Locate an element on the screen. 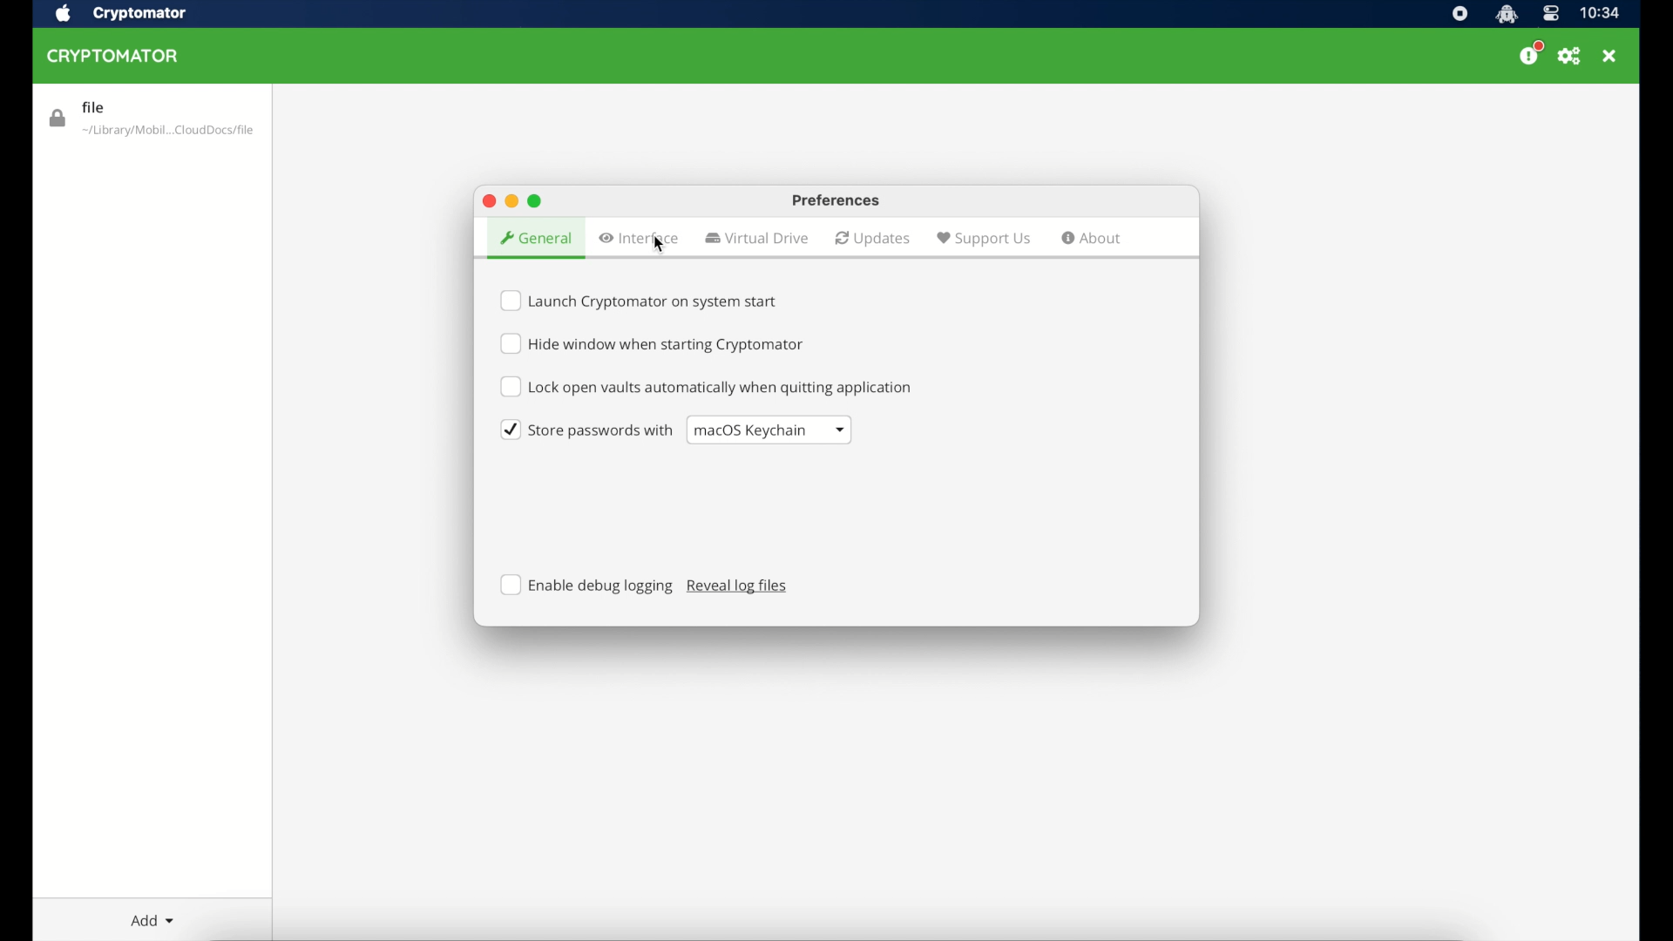 This screenshot has width=1673, height=941. apple icon is located at coordinates (64, 13).